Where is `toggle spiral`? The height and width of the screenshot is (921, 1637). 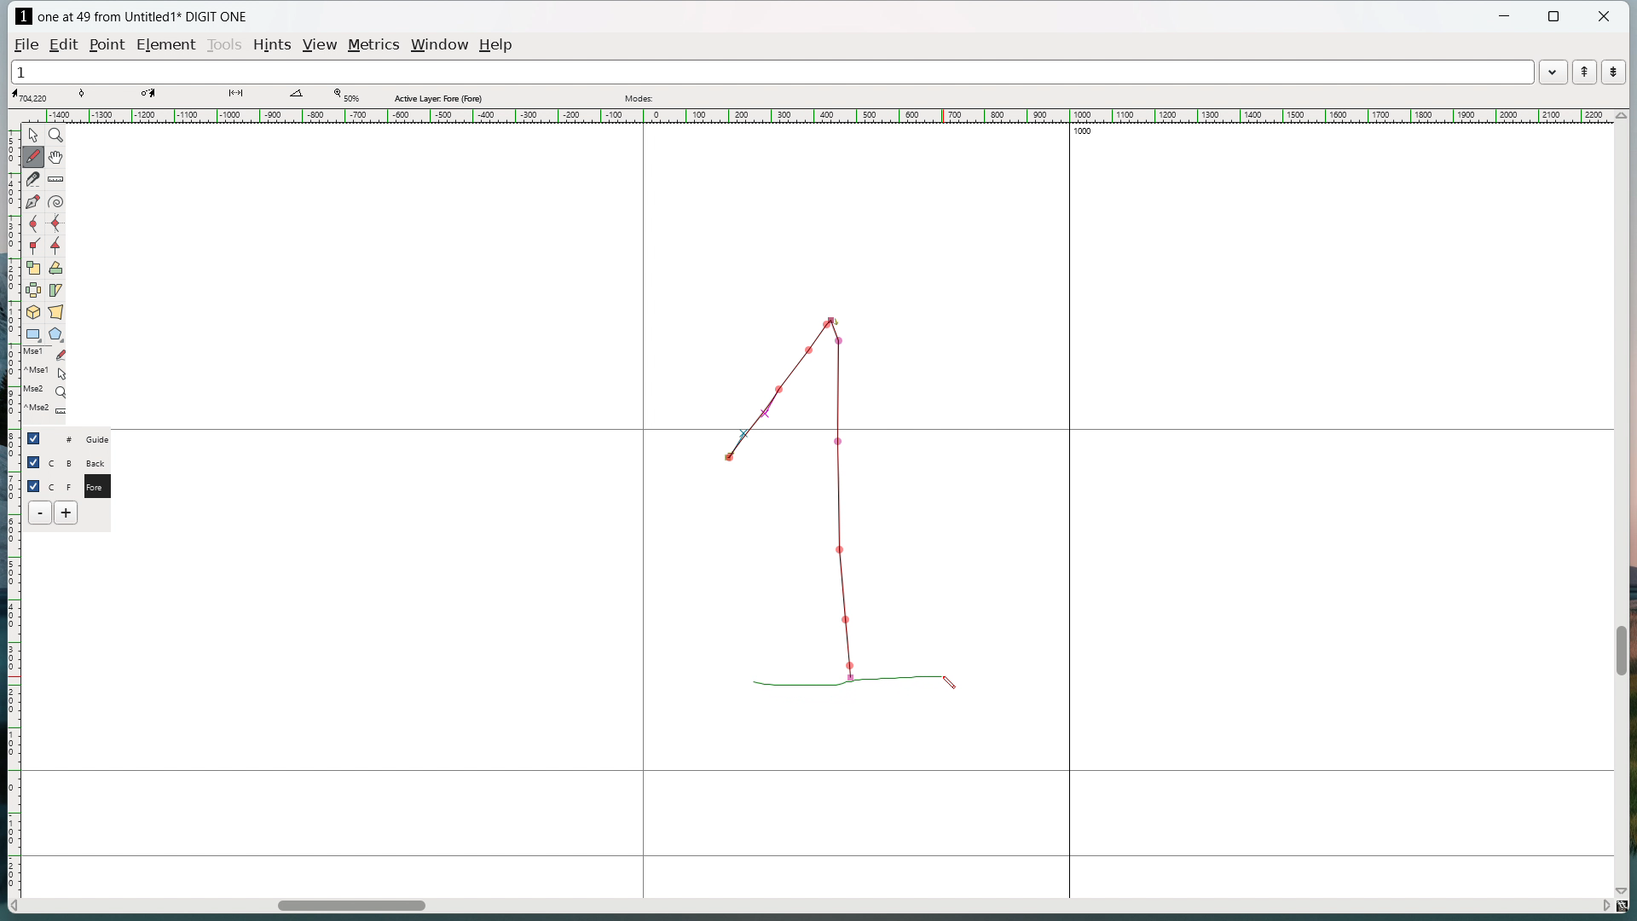 toggle spiral is located at coordinates (56, 202).